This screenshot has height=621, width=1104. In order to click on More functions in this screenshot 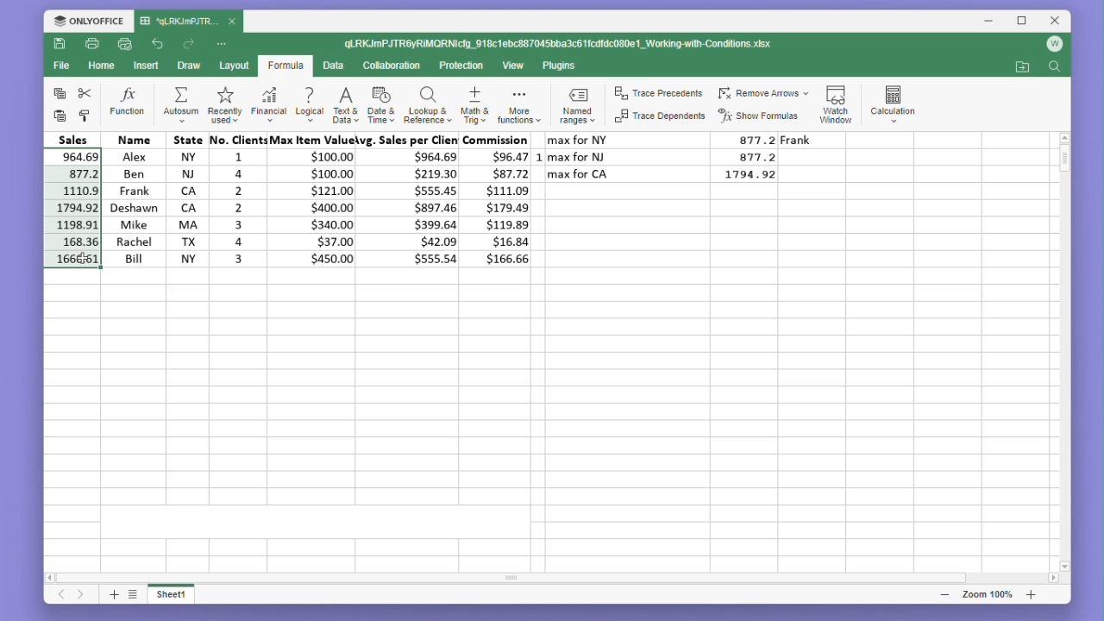, I will do `click(521, 103)`.